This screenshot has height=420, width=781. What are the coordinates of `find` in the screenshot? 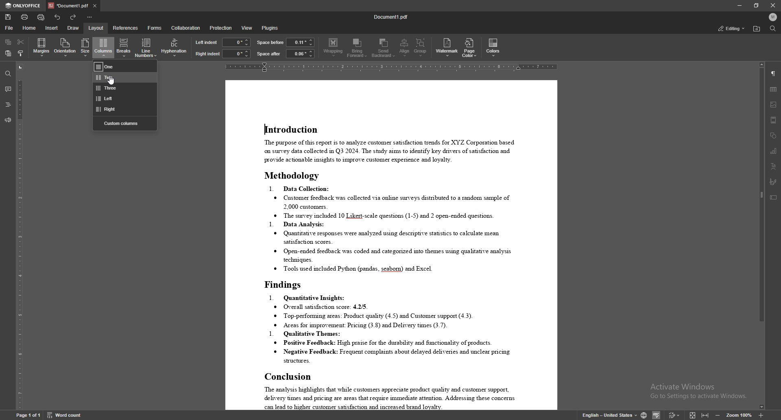 It's located at (772, 28).